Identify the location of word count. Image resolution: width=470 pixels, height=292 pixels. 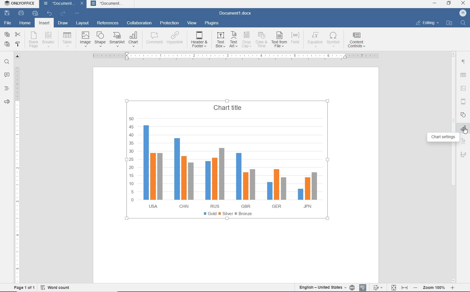
(57, 287).